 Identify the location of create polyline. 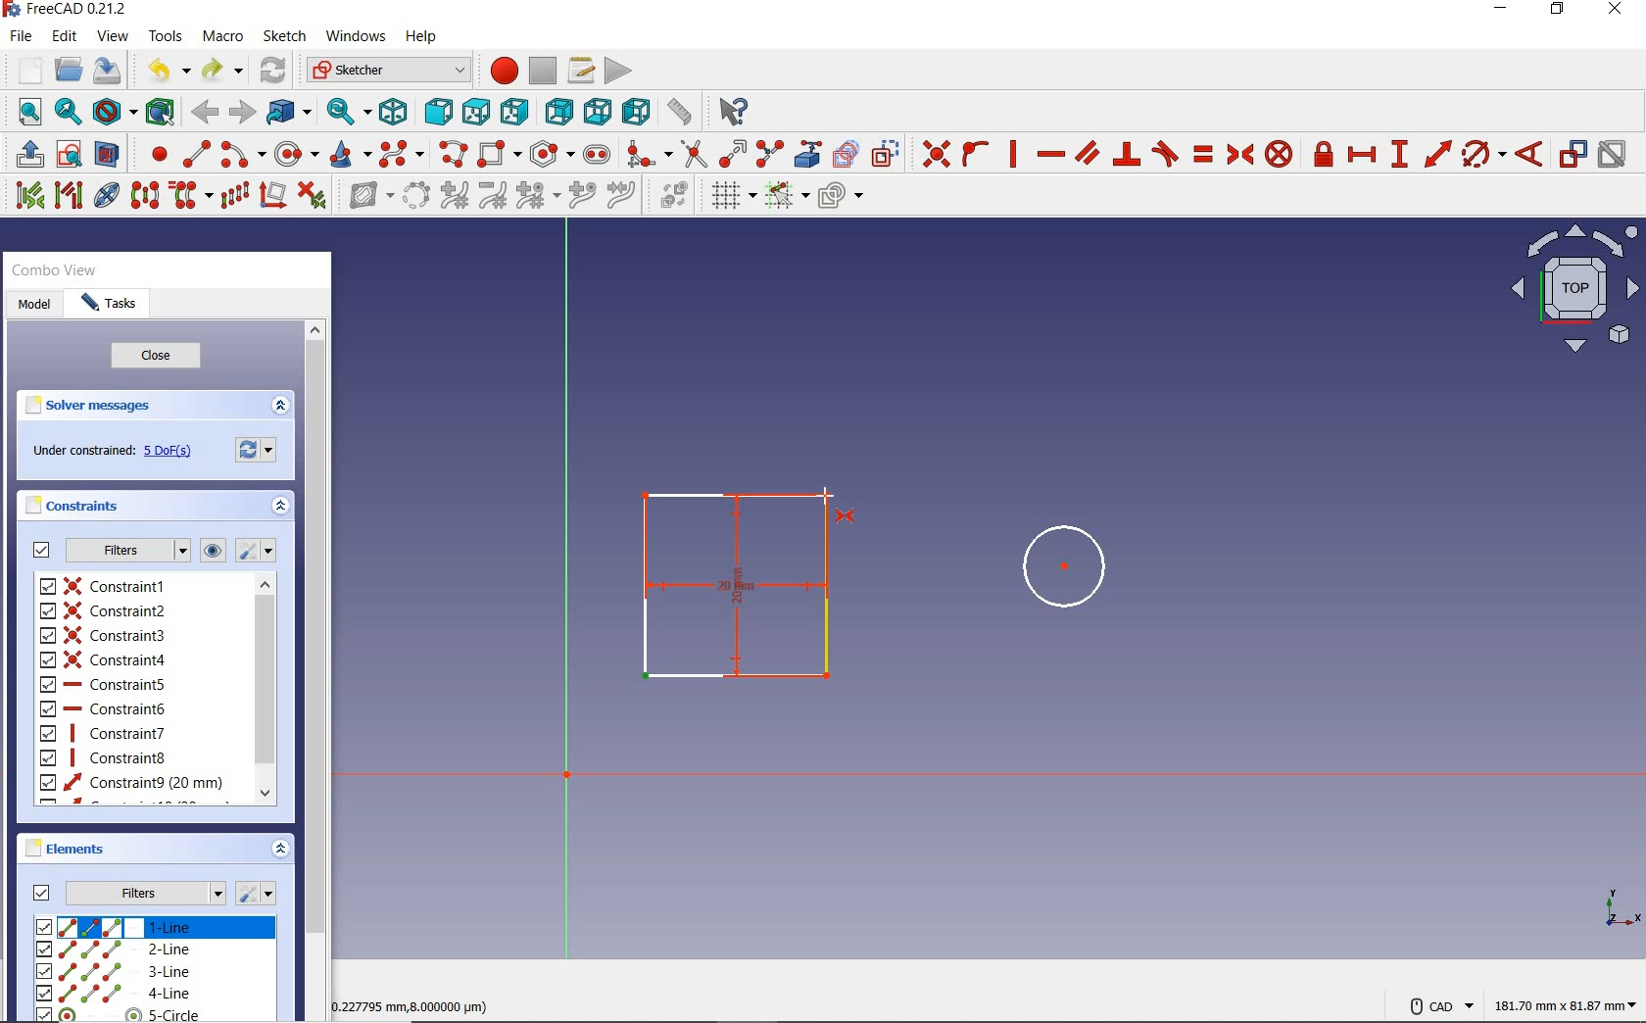
(454, 155).